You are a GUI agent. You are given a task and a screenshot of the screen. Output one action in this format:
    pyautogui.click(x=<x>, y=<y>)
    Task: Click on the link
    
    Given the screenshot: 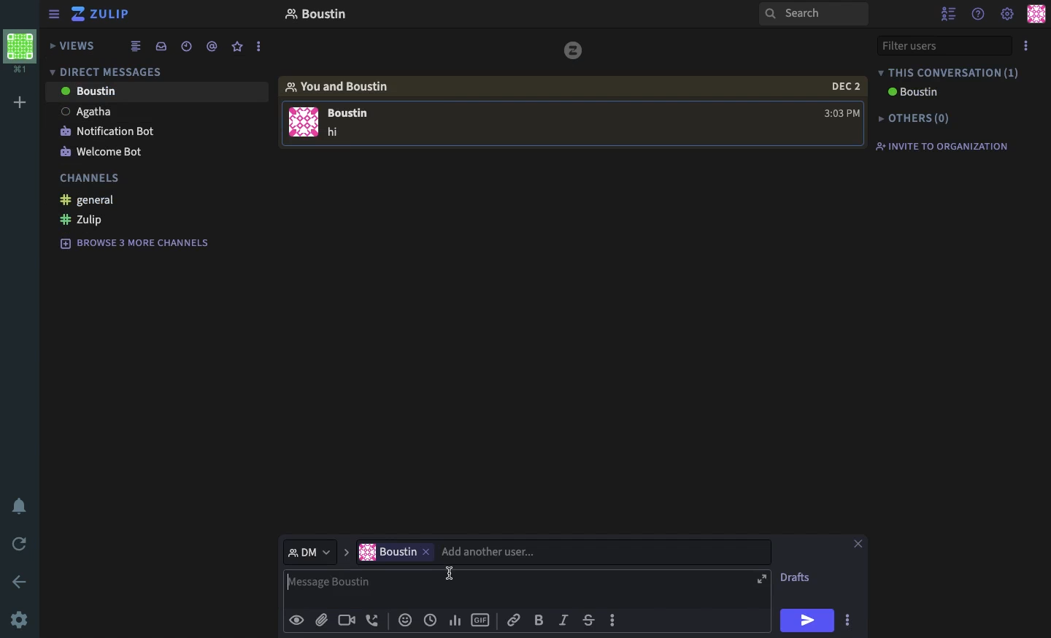 What is the action you would take?
    pyautogui.click(x=515, y=619)
    